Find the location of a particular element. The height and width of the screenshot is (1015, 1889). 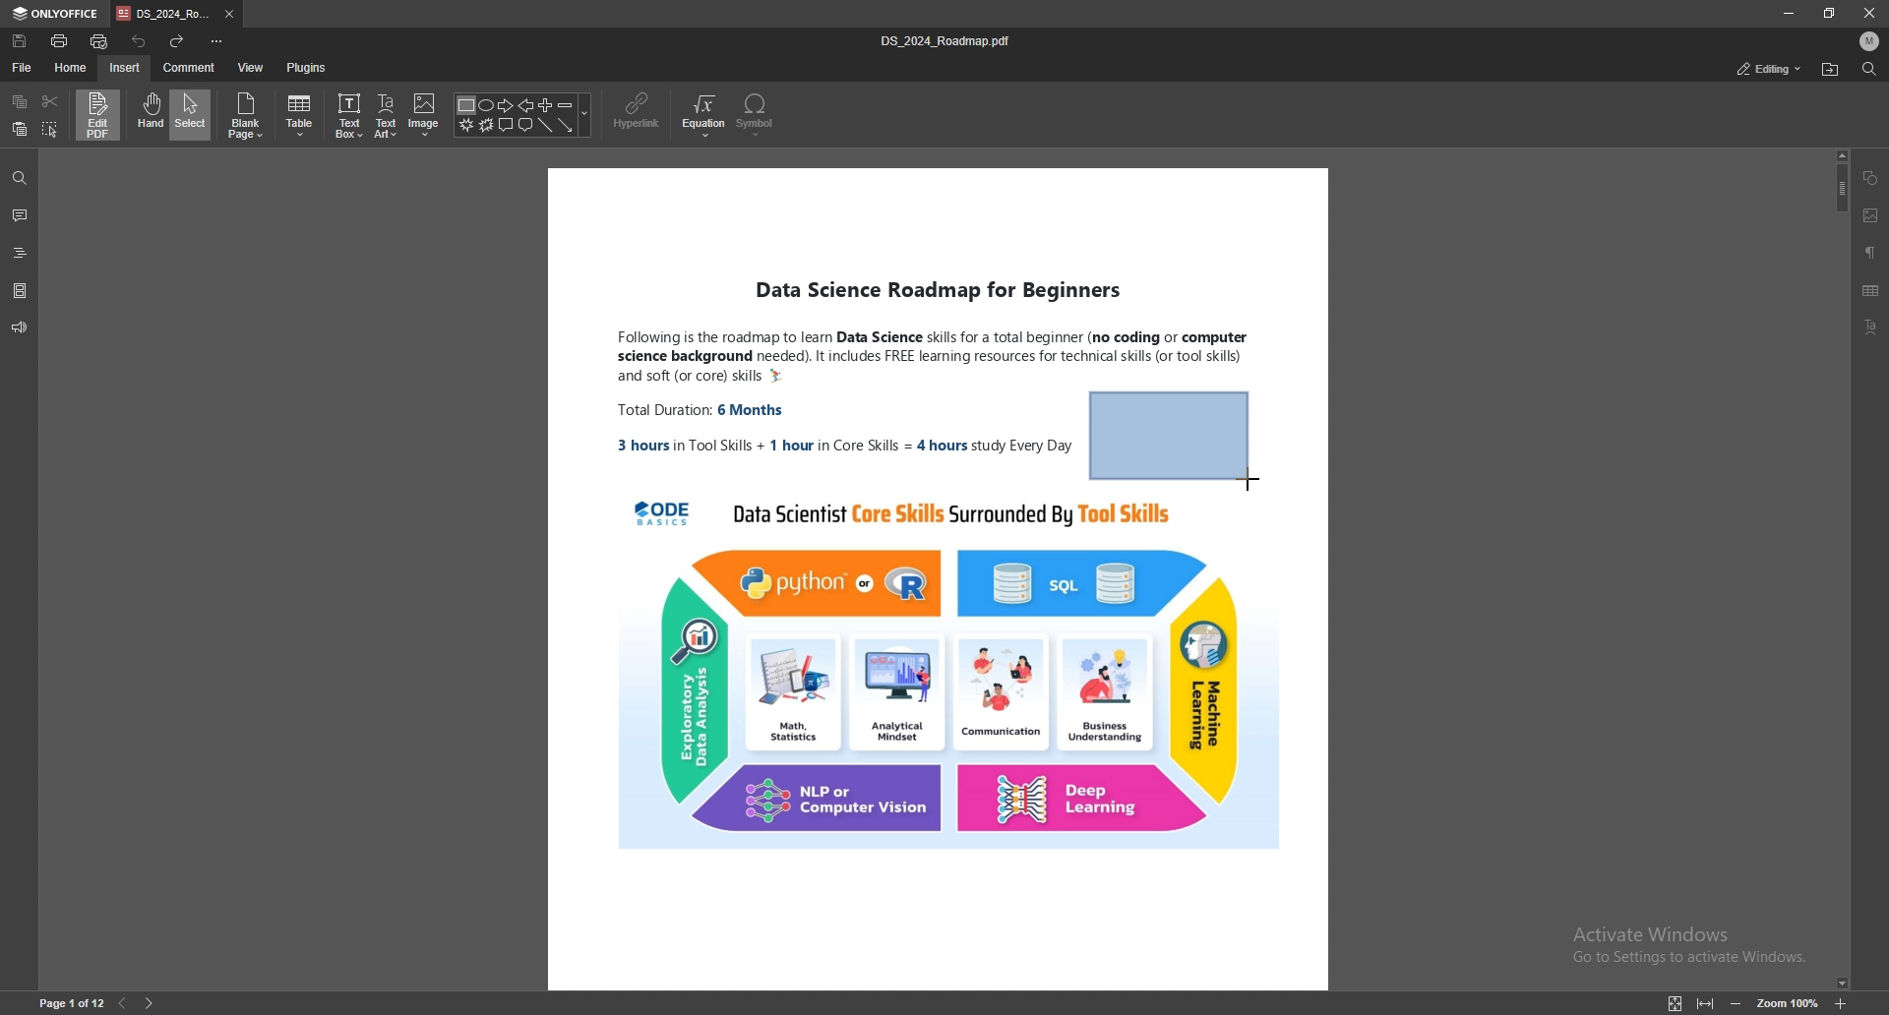

image is located at coordinates (424, 115).